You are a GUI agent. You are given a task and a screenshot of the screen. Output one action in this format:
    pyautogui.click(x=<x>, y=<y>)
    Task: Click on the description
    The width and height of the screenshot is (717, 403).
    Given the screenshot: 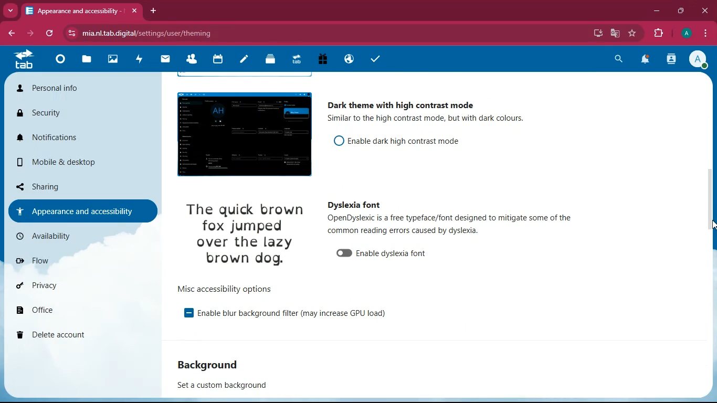 What is the action you would take?
    pyautogui.click(x=450, y=226)
    